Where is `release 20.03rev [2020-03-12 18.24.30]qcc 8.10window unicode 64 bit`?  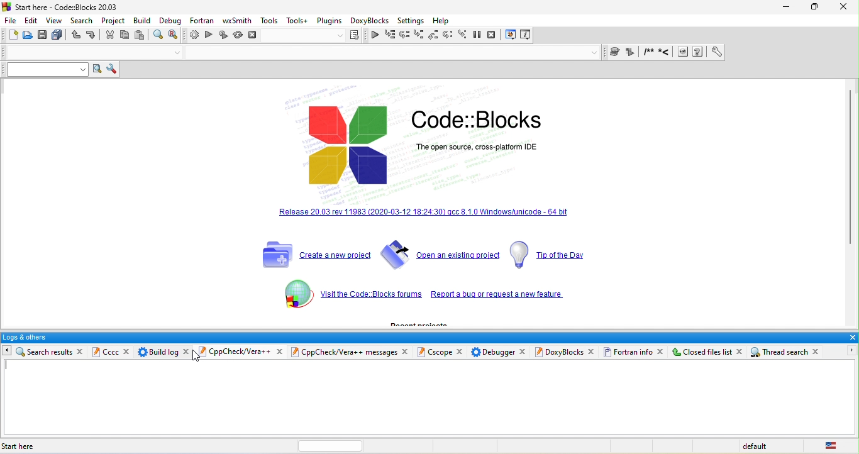 release 20.03rev [2020-03-12 18.24.30]qcc 8.10window unicode 64 bit is located at coordinates (425, 220).